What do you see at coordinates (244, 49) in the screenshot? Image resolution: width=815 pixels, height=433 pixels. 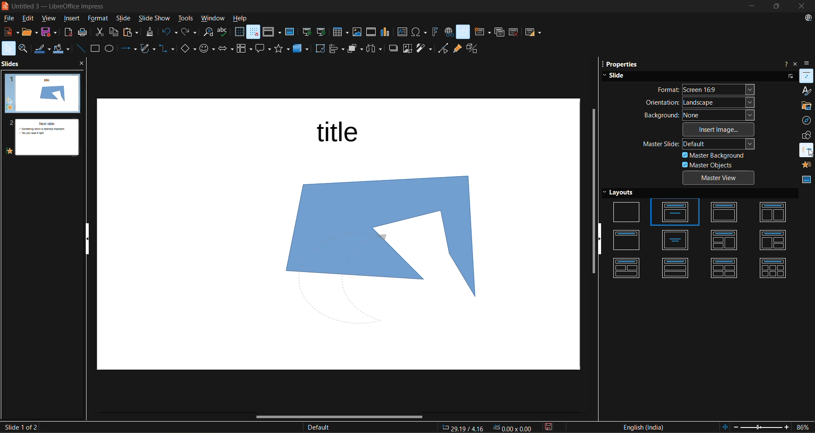 I see `flowchart` at bounding box center [244, 49].